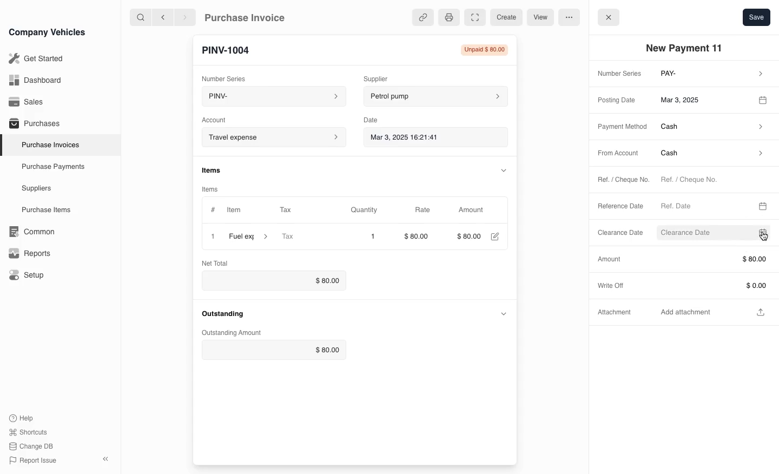 Image resolution: width=779 pixels, height=474 pixels. Describe the element at coordinates (29, 275) in the screenshot. I see `Setup` at that location.